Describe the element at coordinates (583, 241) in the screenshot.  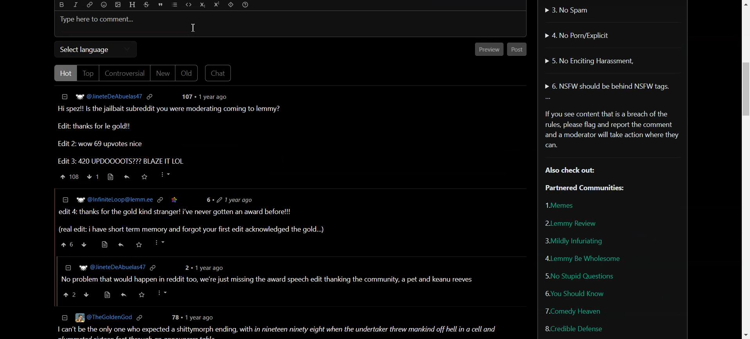
I see `Mildly Infuriating` at that location.